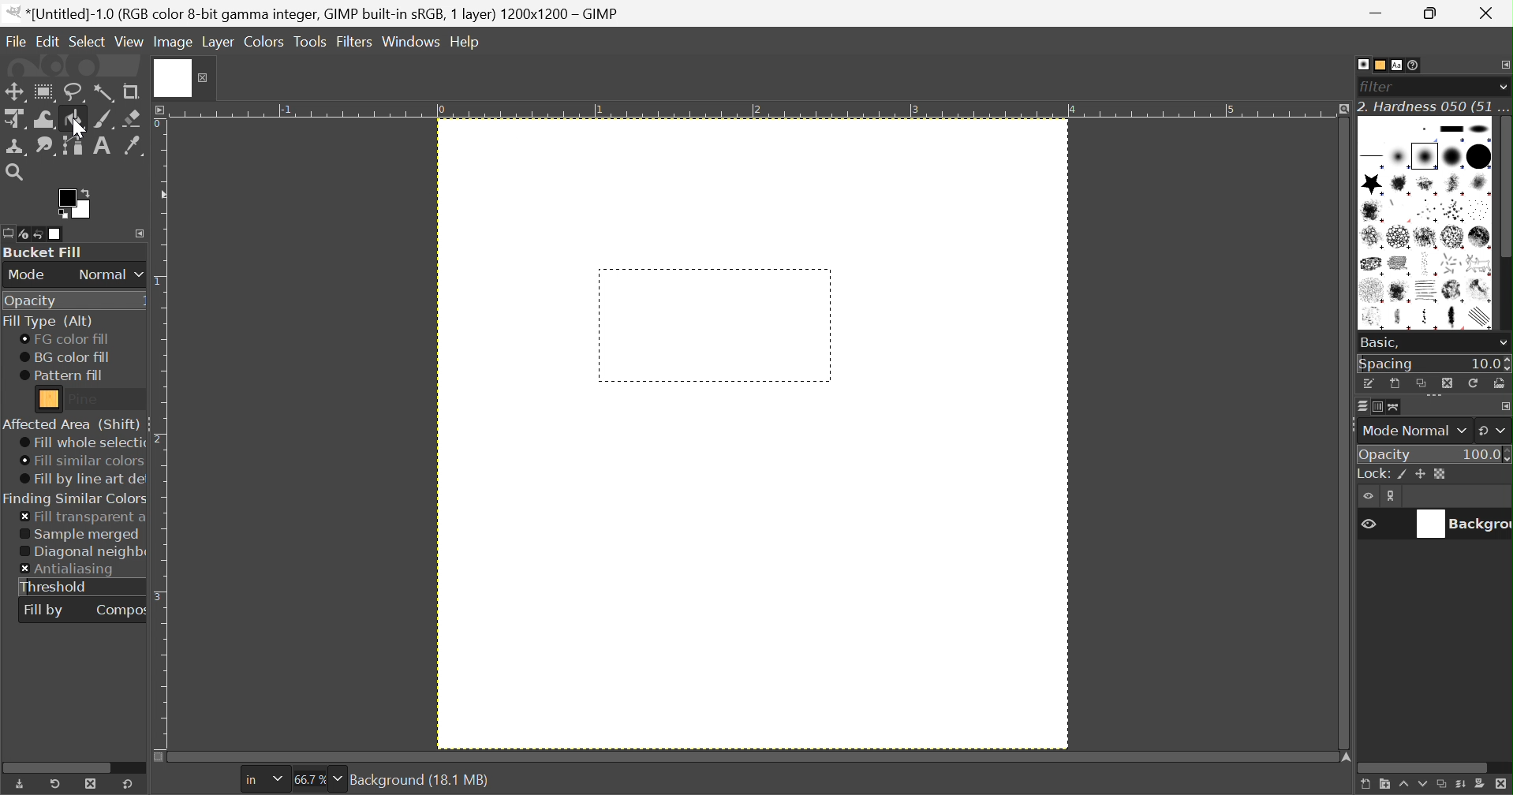 Image resolution: width=1513 pixels, height=795 pixels. What do you see at coordinates (44, 92) in the screenshot?
I see `Ellipse Select Tool` at bounding box center [44, 92].